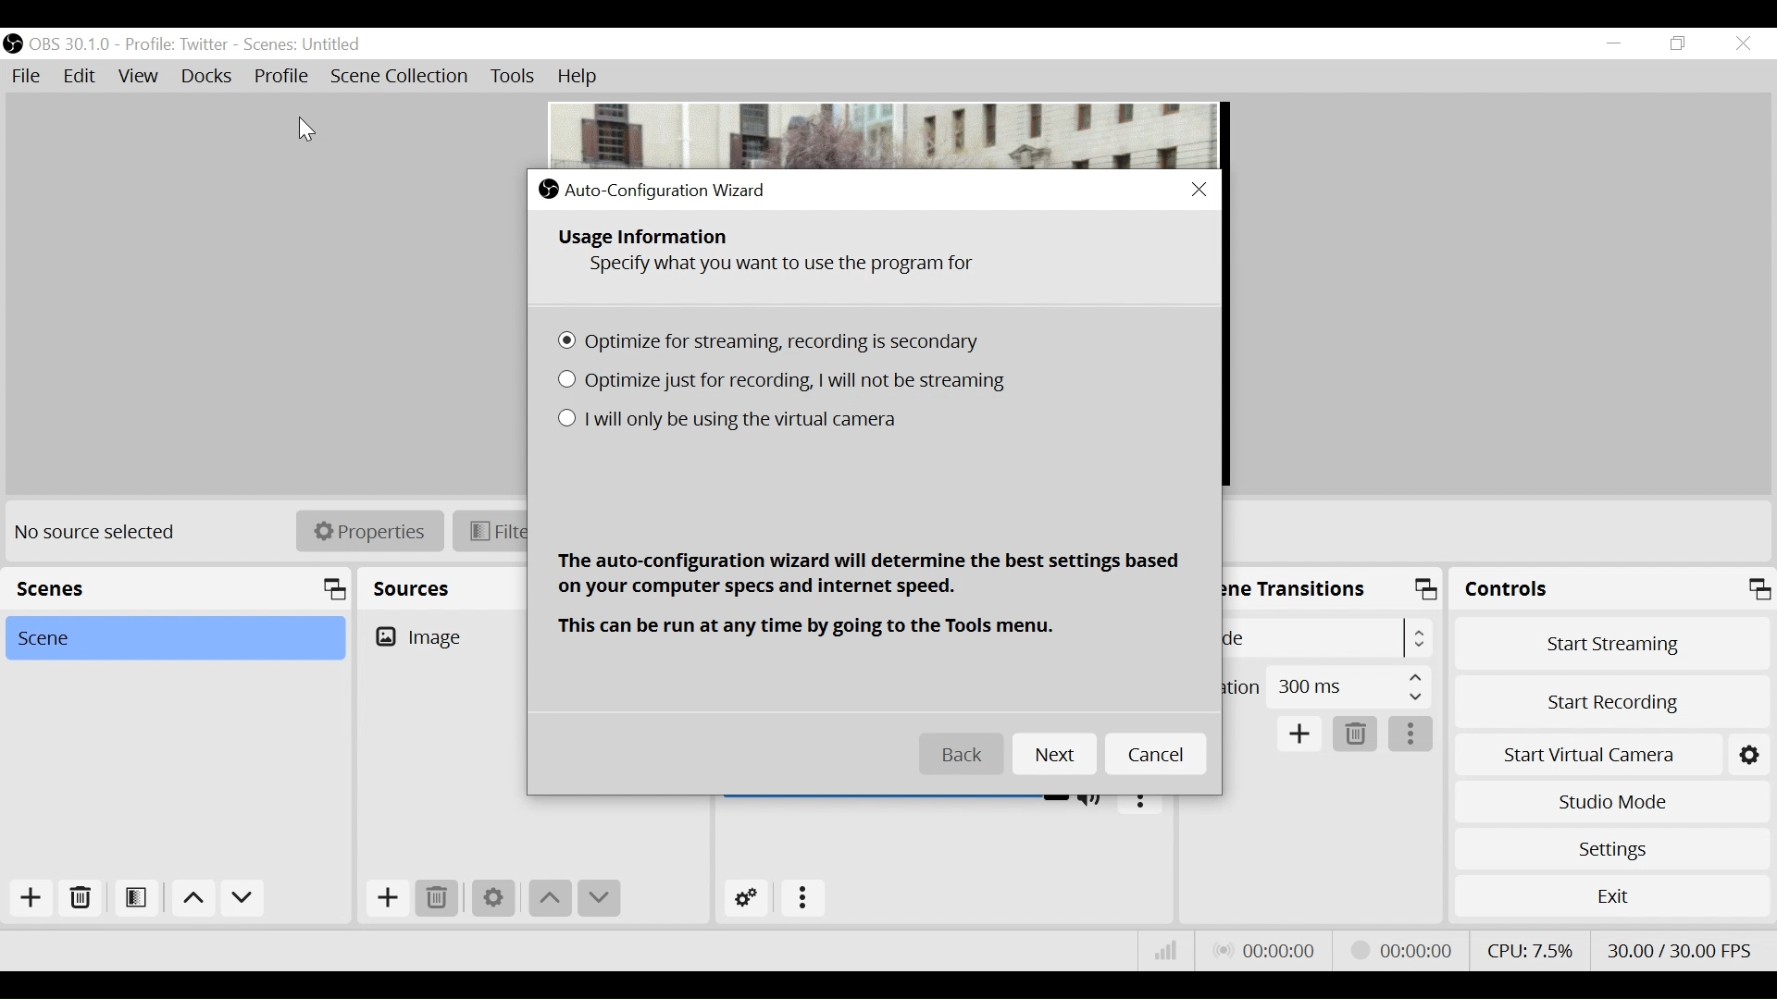  Describe the element at coordinates (895, 795) in the screenshot. I see `Mic/Aux` at that location.